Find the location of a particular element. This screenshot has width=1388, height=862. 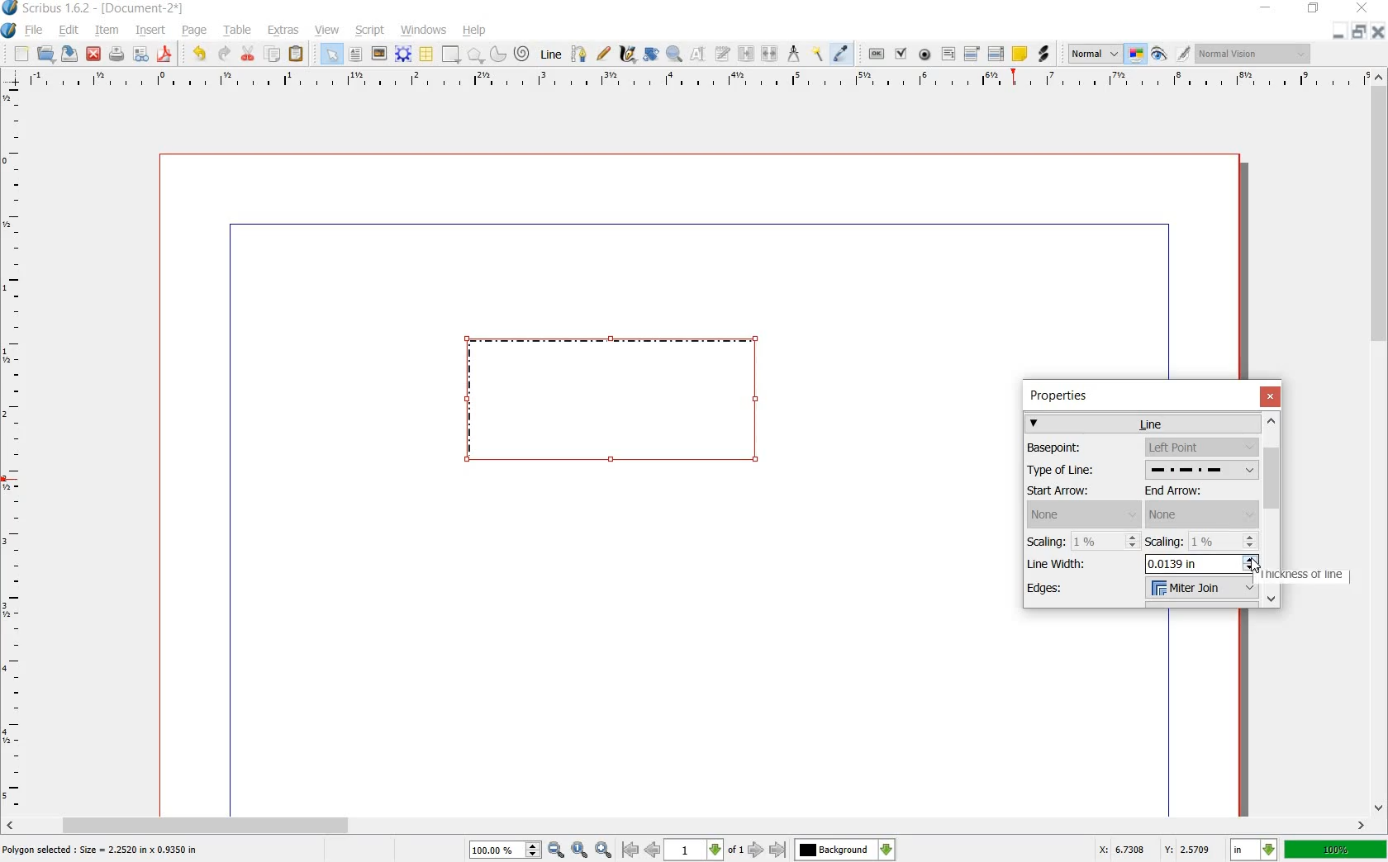

PDF CHECK BOX is located at coordinates (901, 54).